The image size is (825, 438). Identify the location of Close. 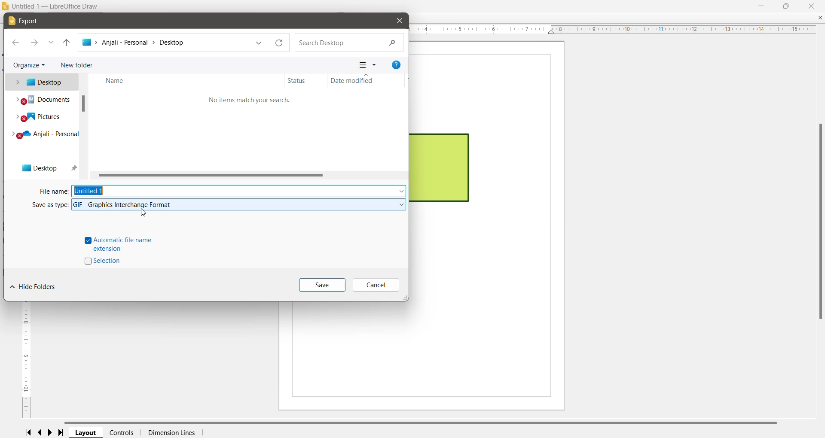
(813, 6).